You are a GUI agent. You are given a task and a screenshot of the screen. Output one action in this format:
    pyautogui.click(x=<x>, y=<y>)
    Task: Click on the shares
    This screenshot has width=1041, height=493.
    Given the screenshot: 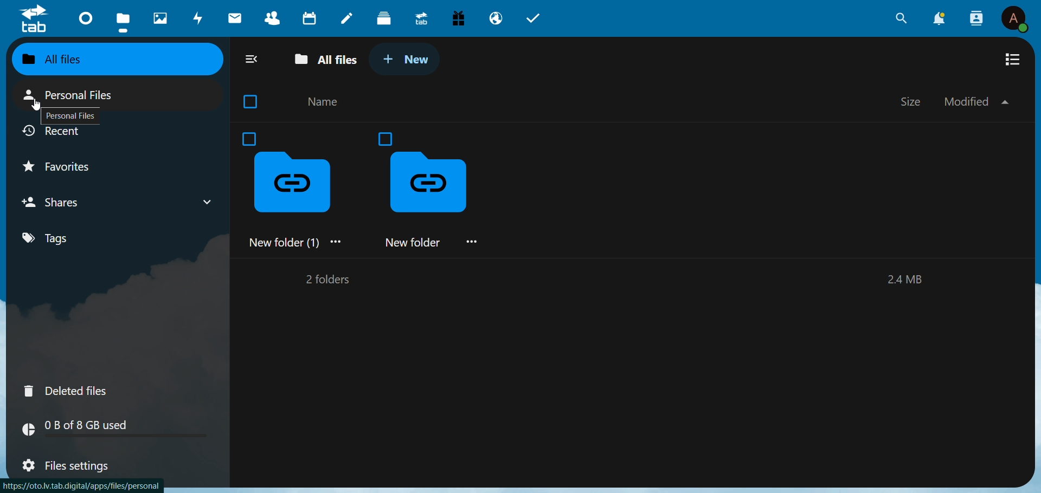 What is the action you would take?
    pyautogui.click(x=62, y=203)
    